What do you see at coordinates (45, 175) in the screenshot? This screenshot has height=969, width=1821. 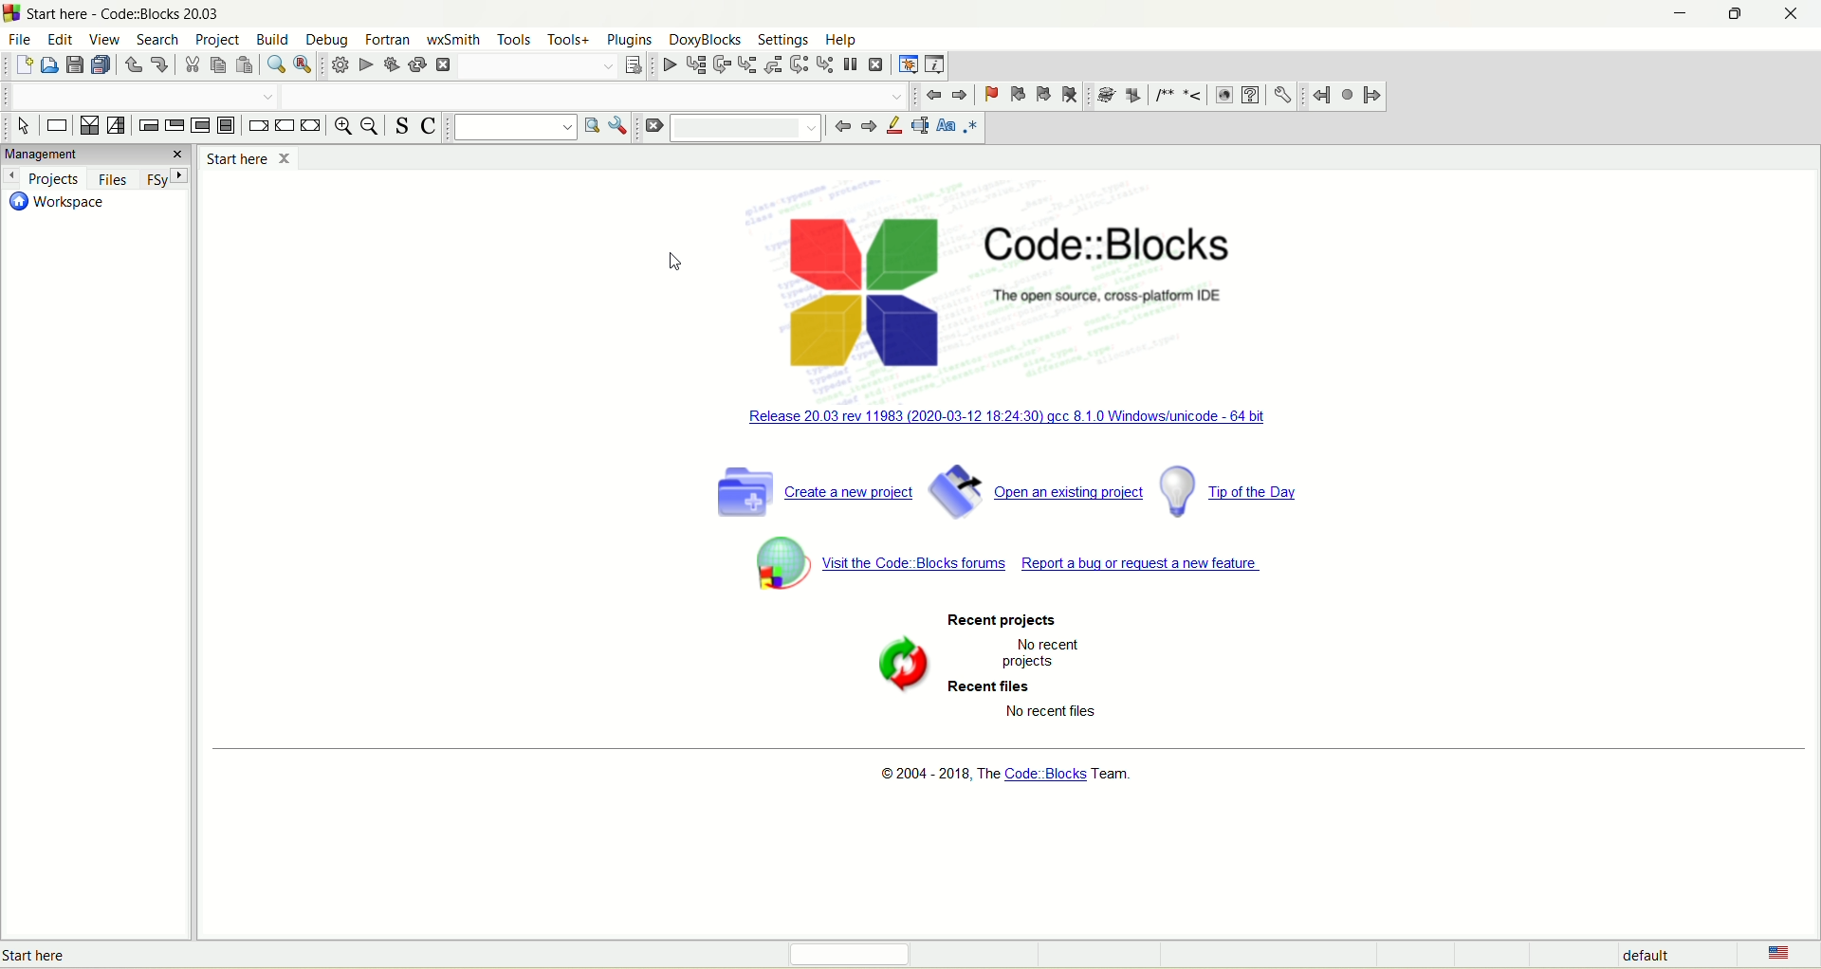 I see `projects` at bounding box center [45, 175].